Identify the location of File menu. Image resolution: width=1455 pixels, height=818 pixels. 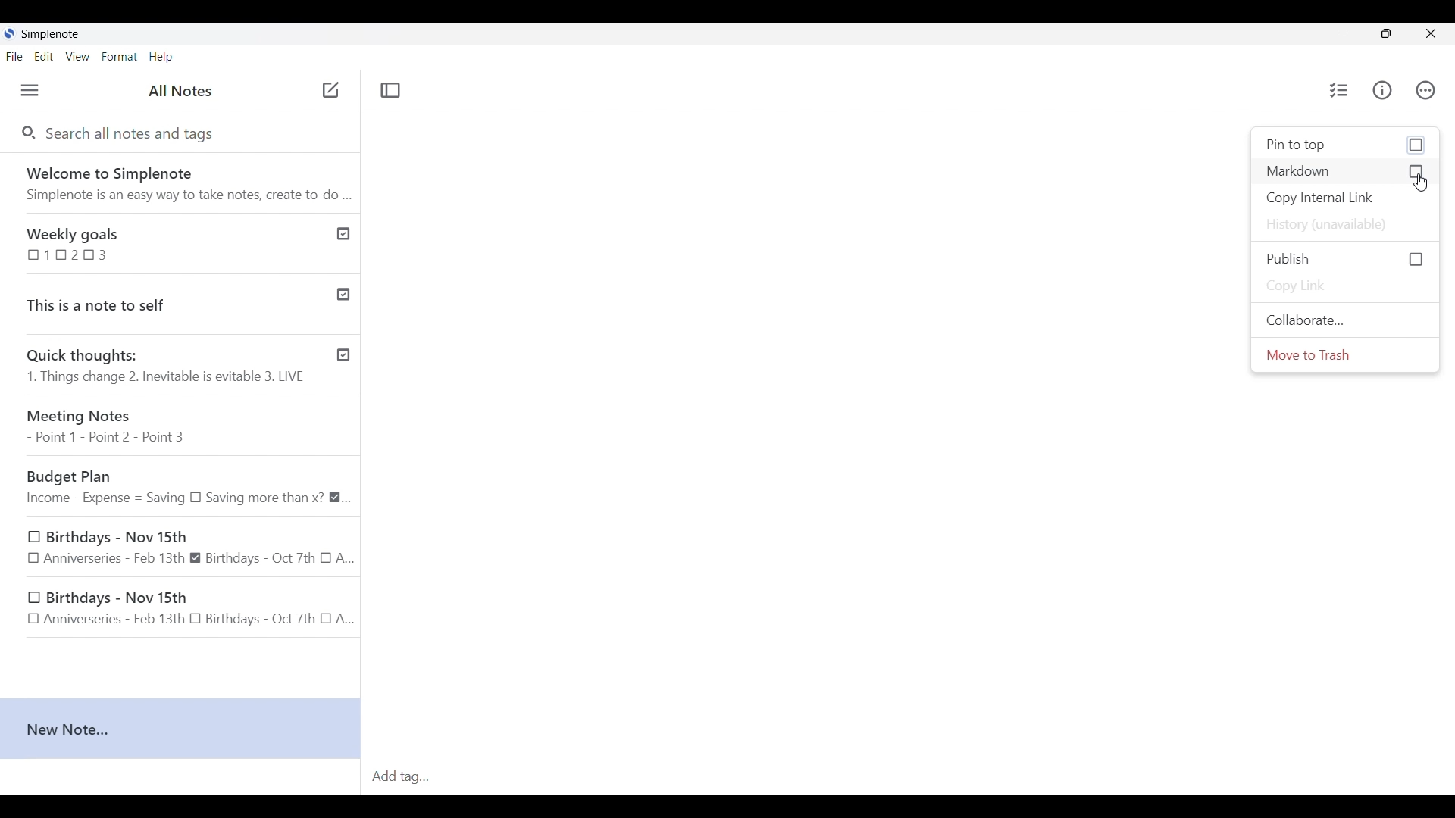
(14, 56).